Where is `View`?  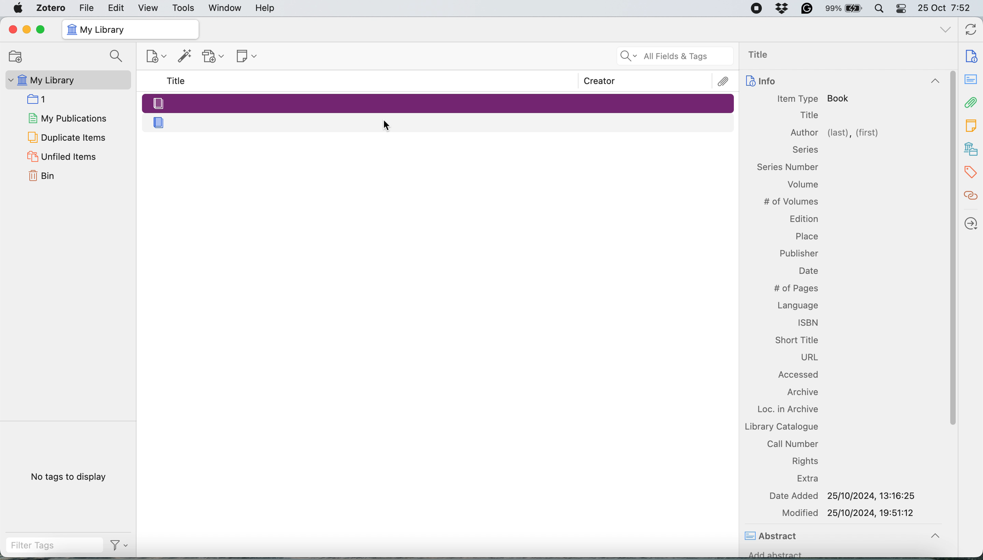
View is located at coordinates (149, 8).